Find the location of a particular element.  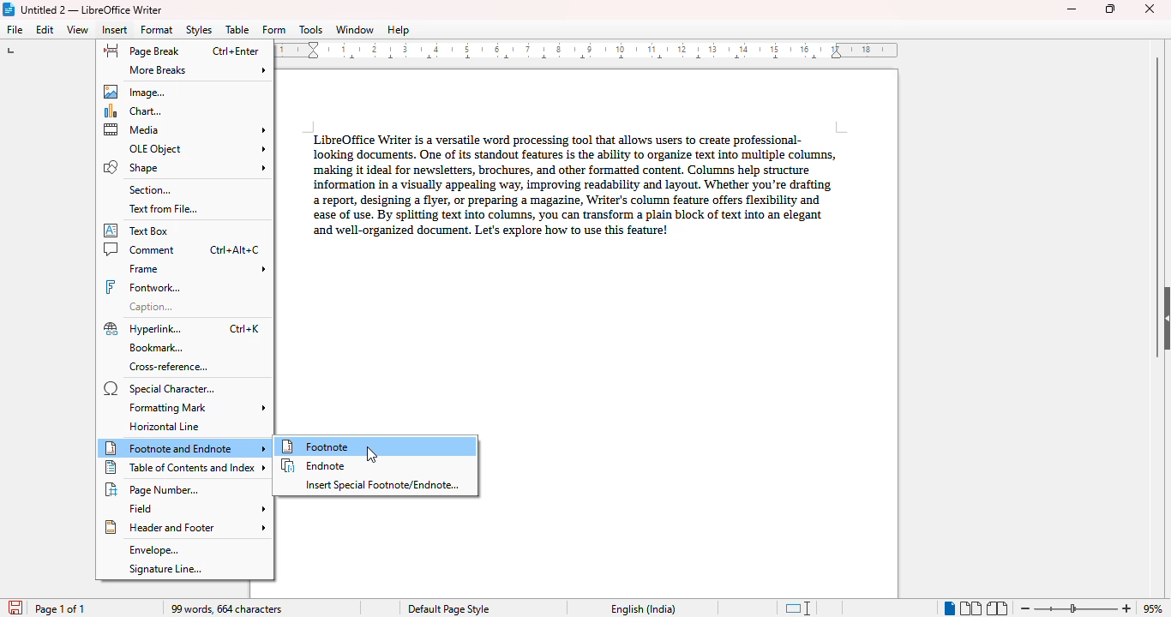

format is located at coordinates (157, 29).